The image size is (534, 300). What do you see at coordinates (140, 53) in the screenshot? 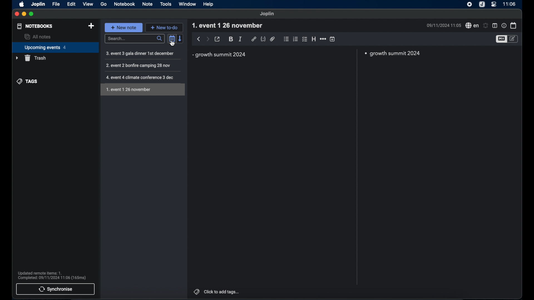
I see `3. event 3 gala dinner 1st december` at bounding box center [140, 53].